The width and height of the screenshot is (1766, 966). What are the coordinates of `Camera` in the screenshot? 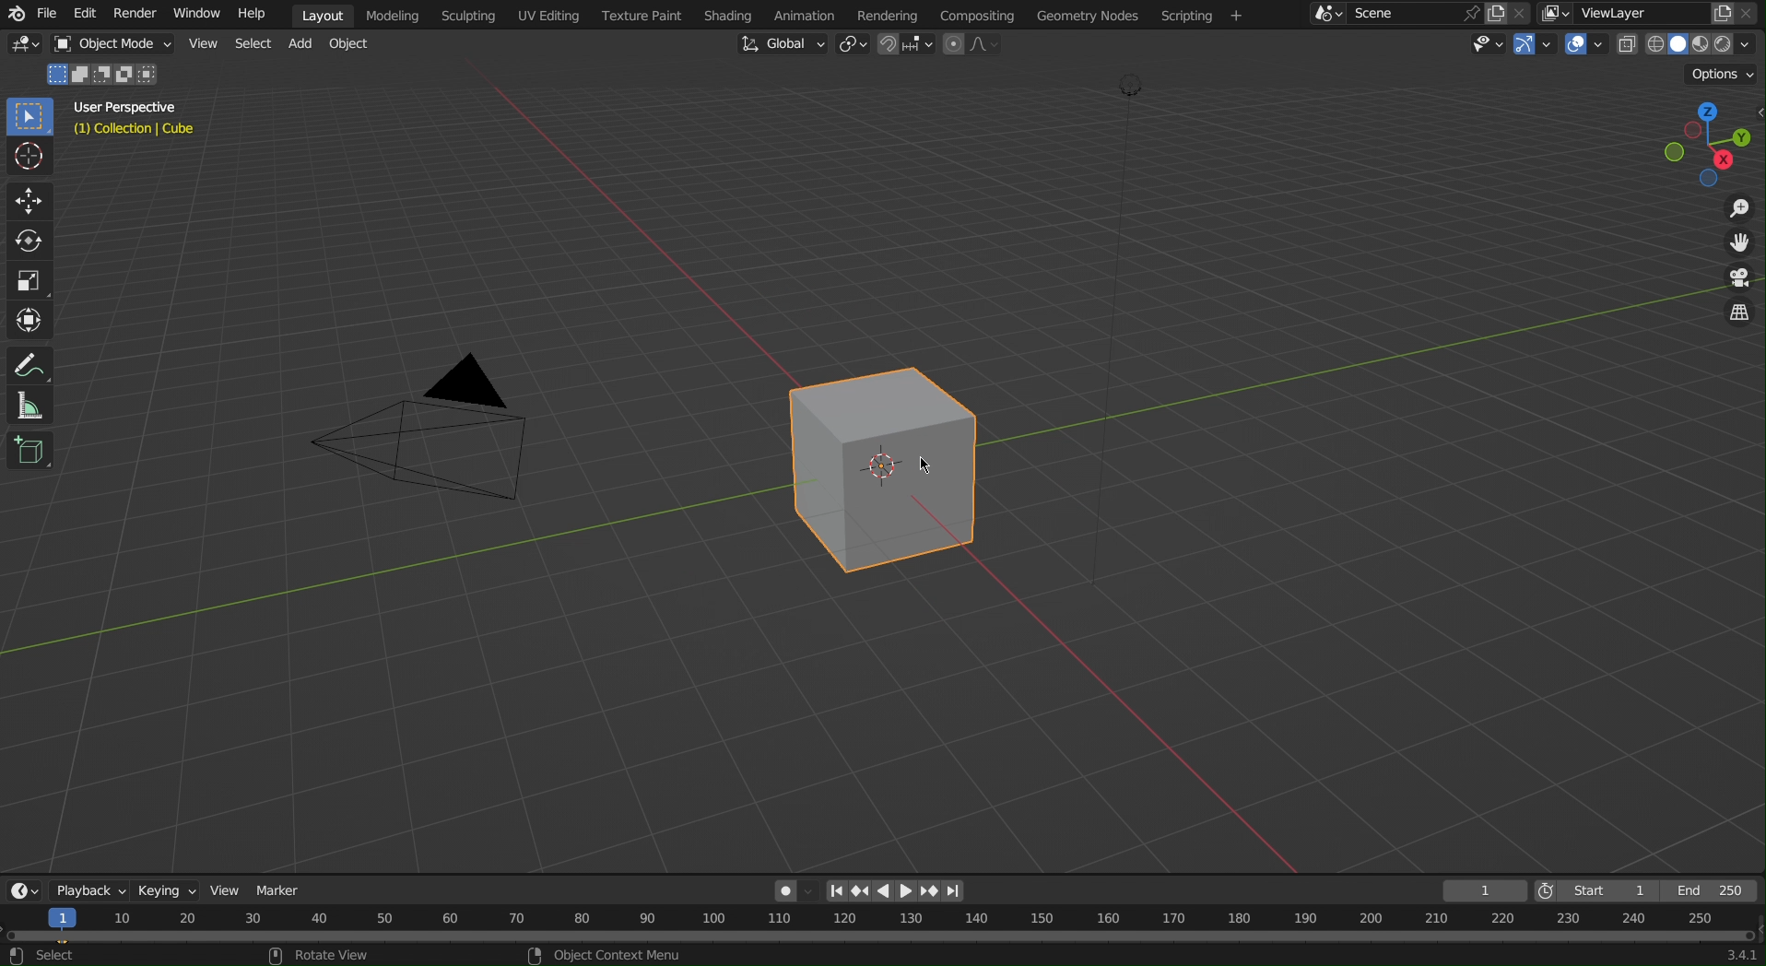 It's located at (428, 439).